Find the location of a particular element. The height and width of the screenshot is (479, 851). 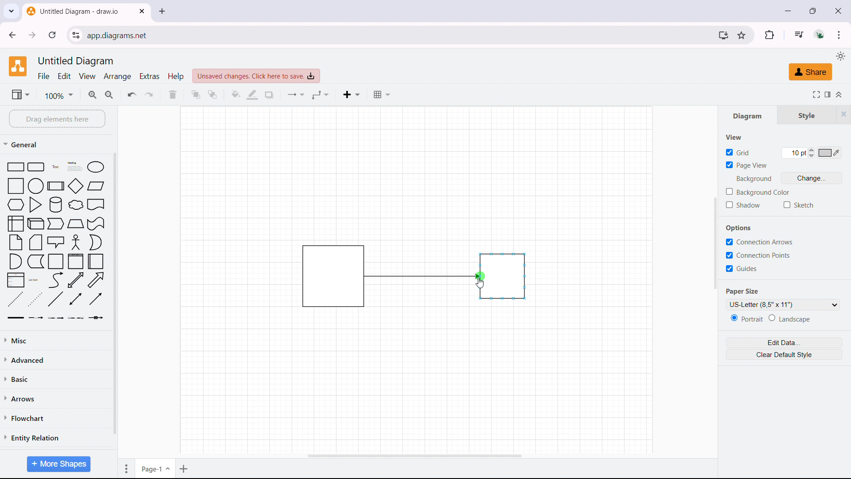

move is located at coordinates (125, 468).